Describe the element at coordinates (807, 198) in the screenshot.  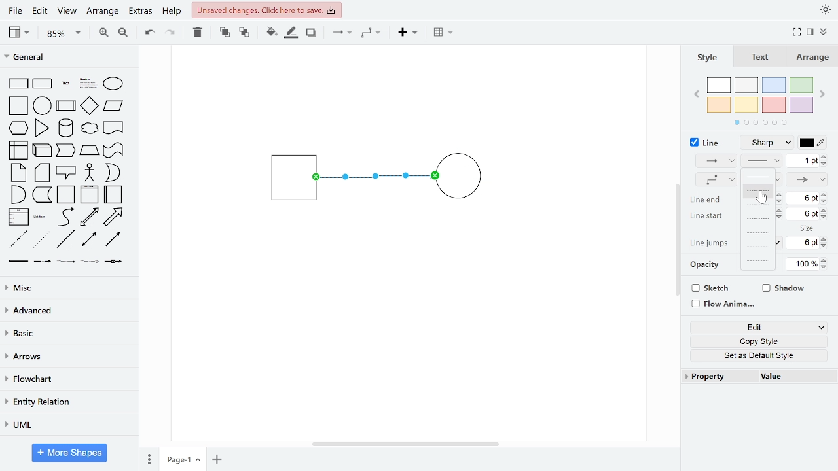
I see `change line end size` at that location.